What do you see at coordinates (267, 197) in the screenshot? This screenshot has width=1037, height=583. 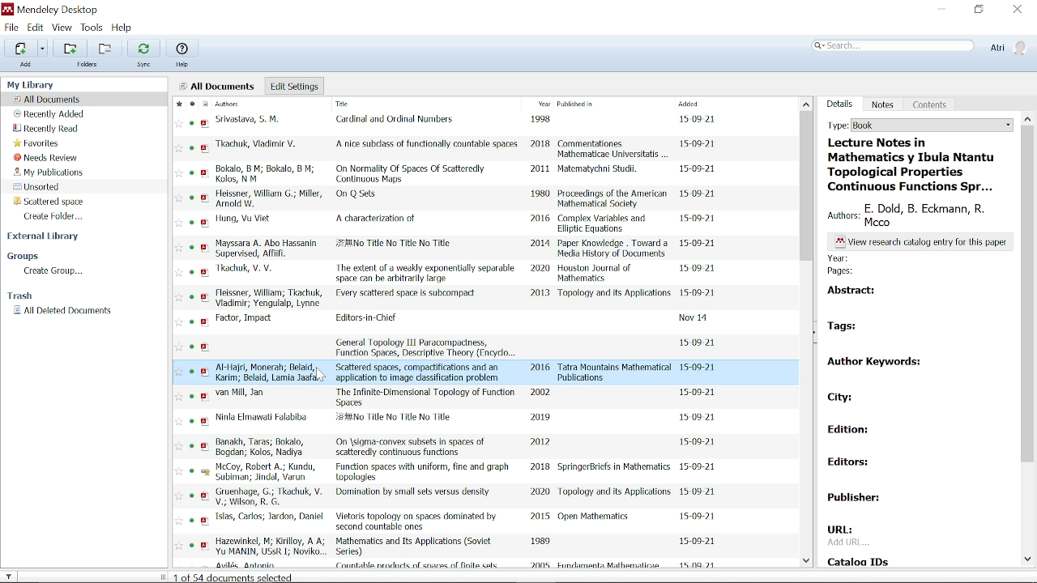 I see `authors` at bounding box center [267, 197].